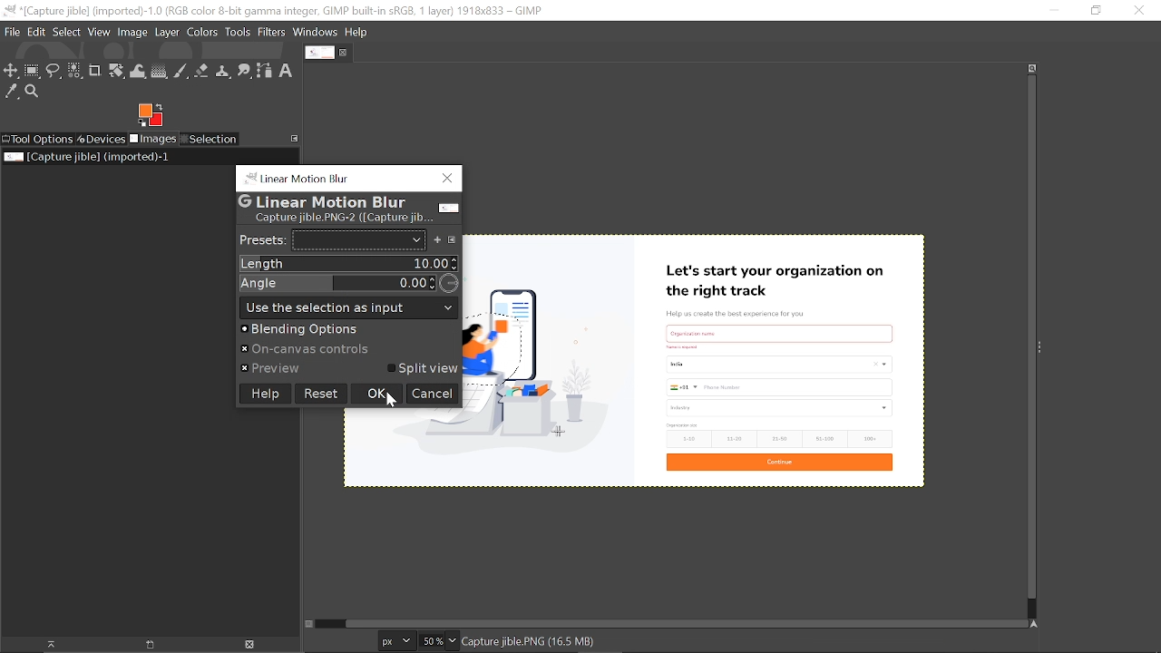 This screenshot has width=1161, height=653. What do you see at coordinates (296, 138) in the screenshot?
I see `Access this tab` at bounding box center [296, 138].